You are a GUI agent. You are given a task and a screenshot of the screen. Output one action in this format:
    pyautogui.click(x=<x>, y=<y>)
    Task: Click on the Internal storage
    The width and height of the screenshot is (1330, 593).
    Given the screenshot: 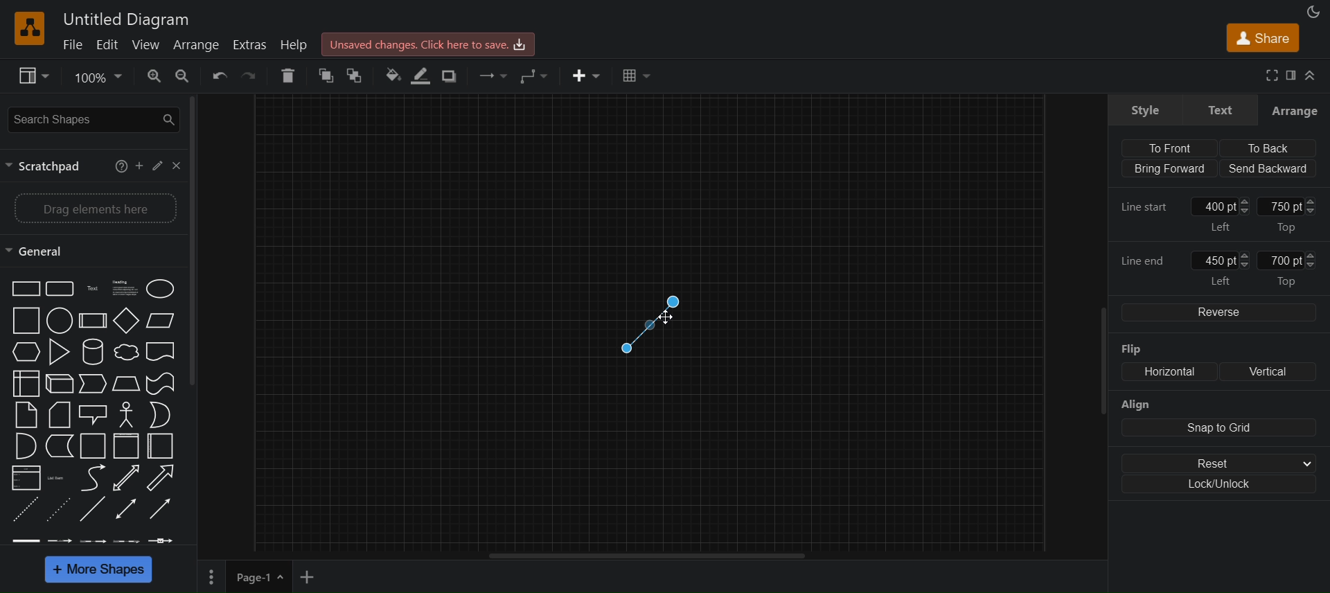 What is the action you would take?
    pyautogui.click(x=24, y=384)
    